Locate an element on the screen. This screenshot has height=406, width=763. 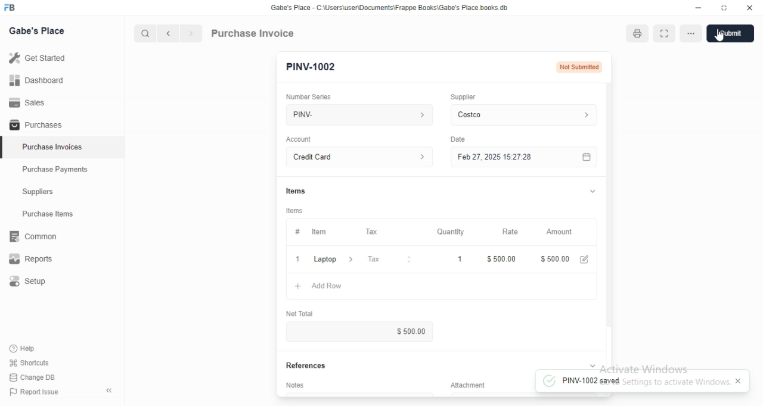
PINV-1002 is located at coordinates (311, 67).